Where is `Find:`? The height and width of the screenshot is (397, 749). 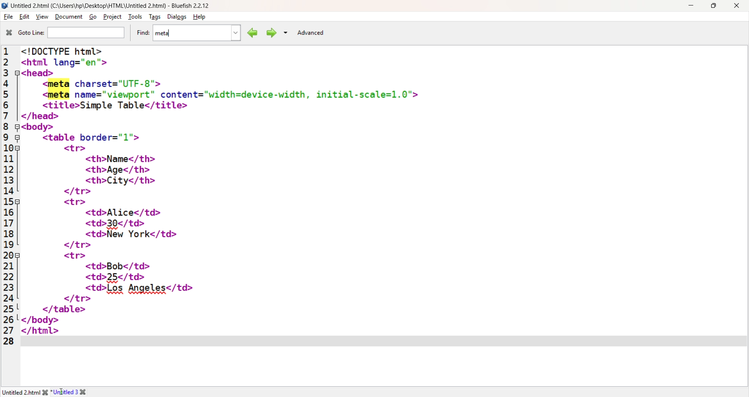 Find: is located at coordinates (142, 33).